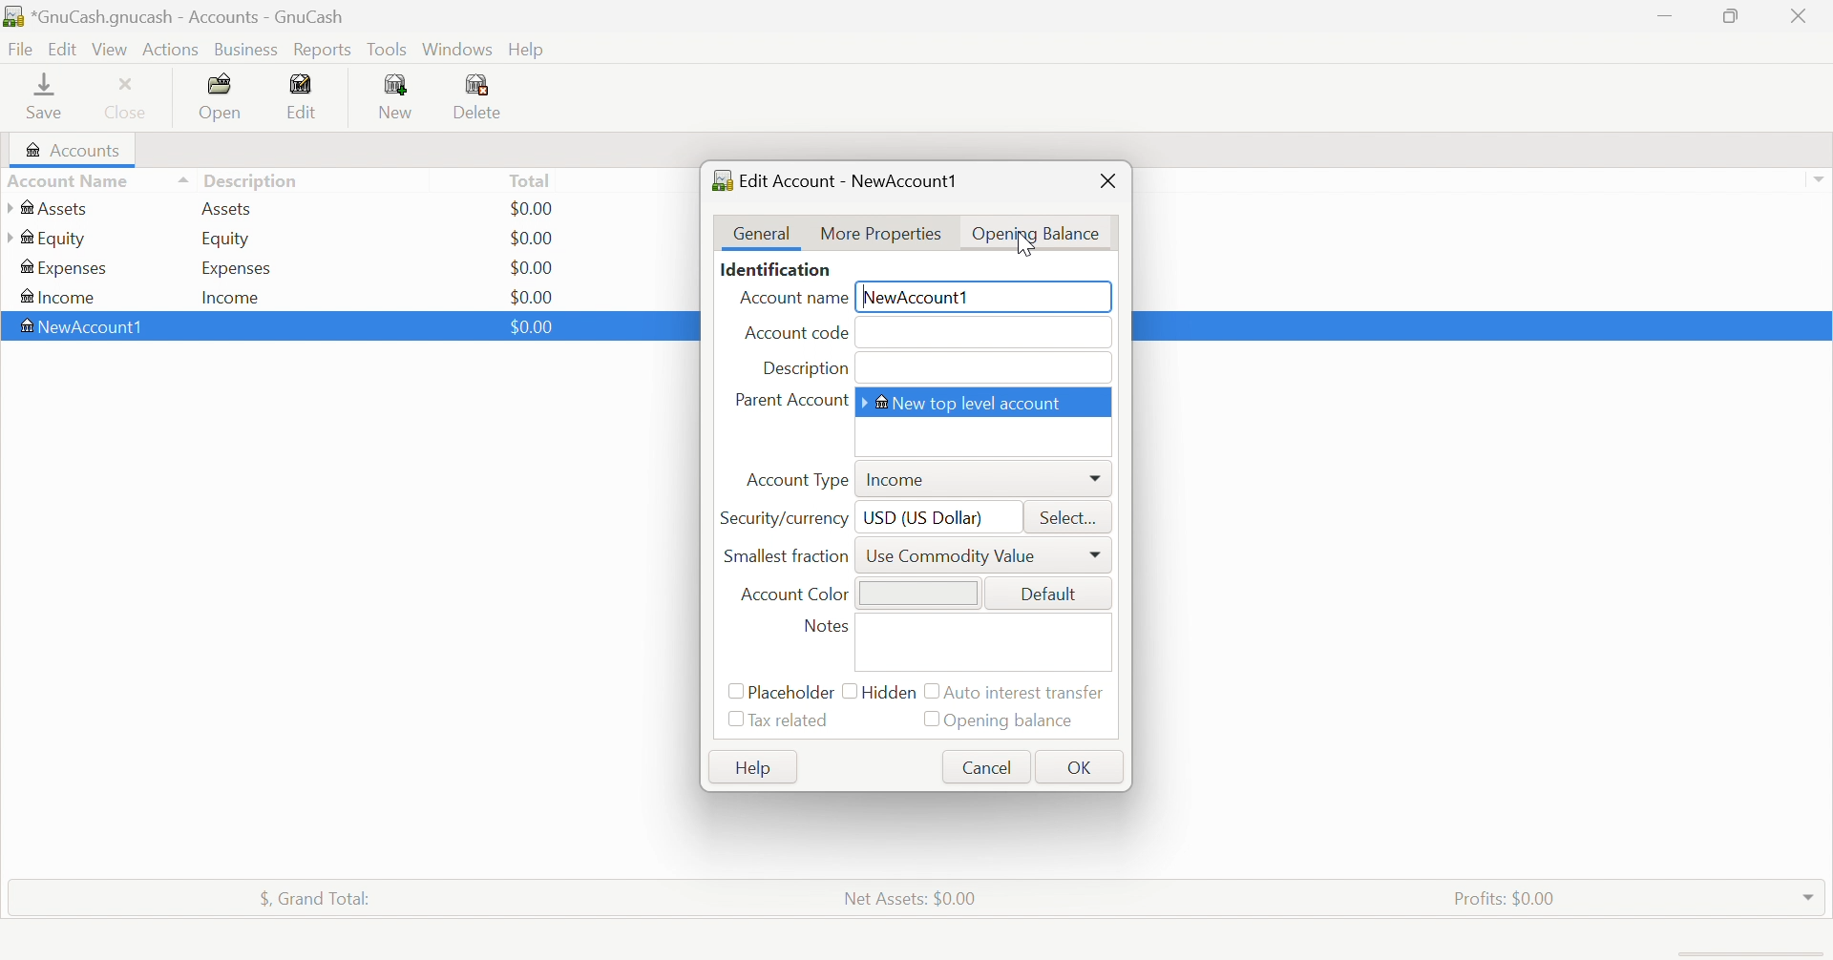 This screenshot has width=1833, height=960. What do you see at coordinates (791, 299) in the screenshot?
I see `Account Name` at bounding box center [791, 299].